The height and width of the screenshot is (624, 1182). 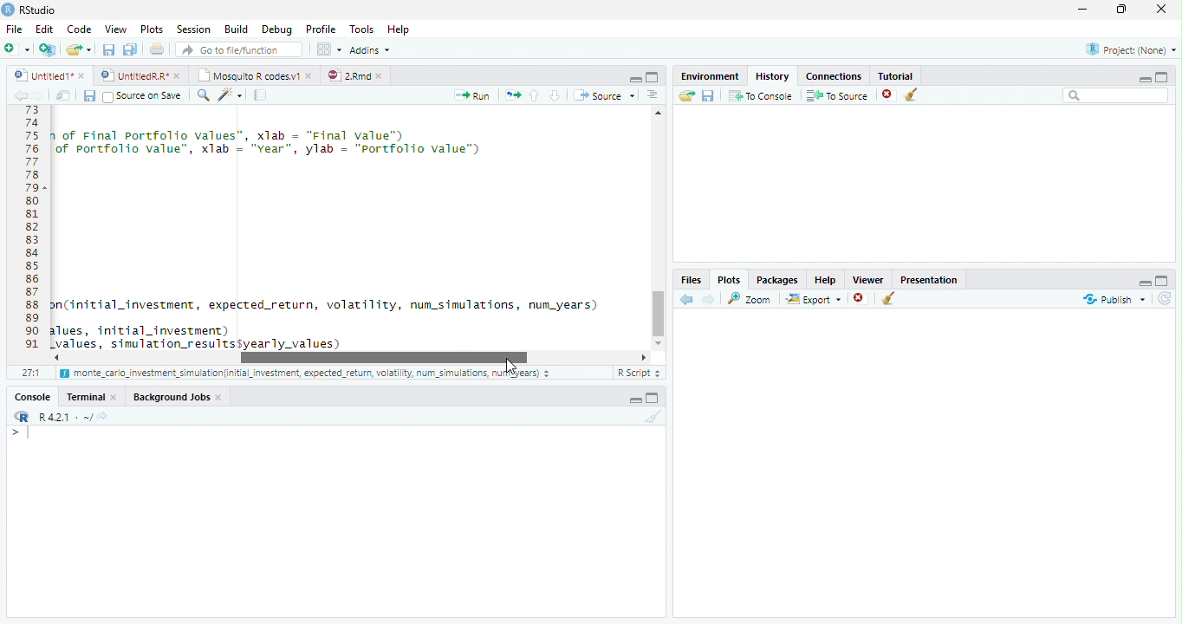 What do you see at coordinates (140, 75) in the screenshot?
I see `styedi® © © Untite` at bounding box center [140, 75].